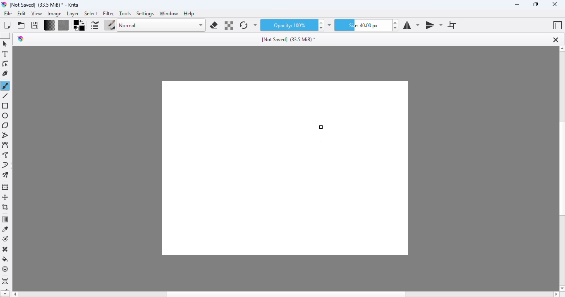 The height and width of the screenshot is (297, 565). I want to click on close tab, so click(555, 40).